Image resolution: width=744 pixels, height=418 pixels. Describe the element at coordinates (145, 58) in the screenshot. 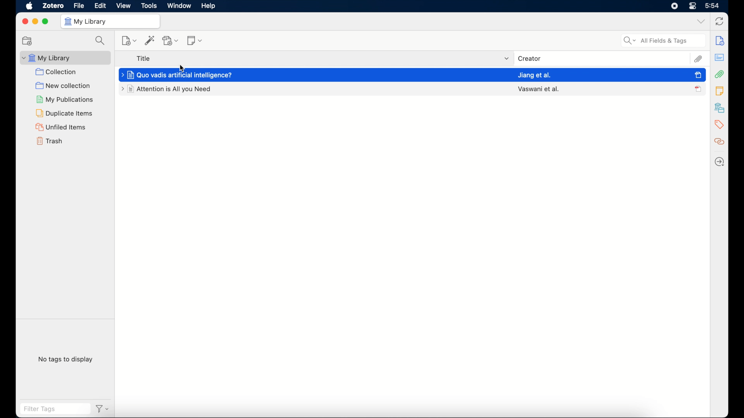

I see `title` at that location.